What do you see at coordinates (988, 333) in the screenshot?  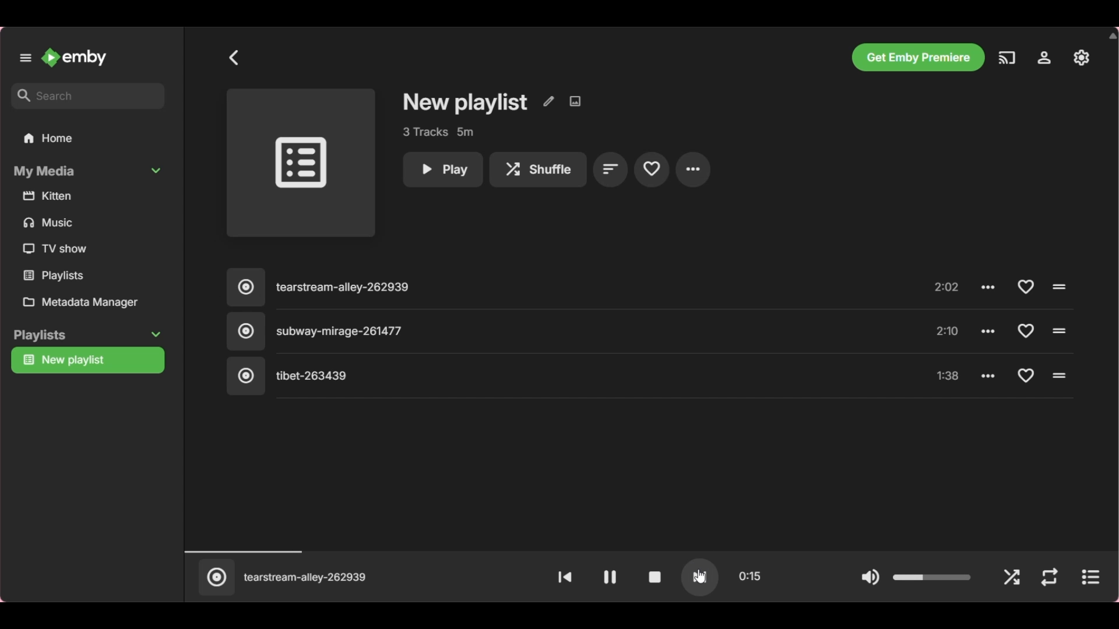 I see `options` at bounding box center [988, 333].